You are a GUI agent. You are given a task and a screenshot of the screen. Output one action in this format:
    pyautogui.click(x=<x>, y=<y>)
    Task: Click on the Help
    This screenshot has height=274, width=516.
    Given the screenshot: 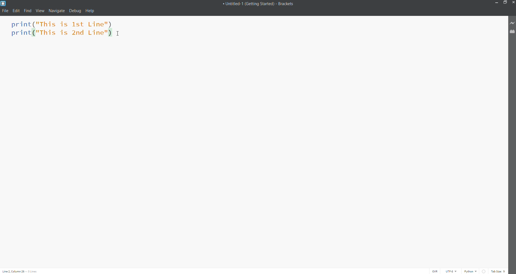 What is the action you would take?
    pyautogui.click(x=91, y=10)
    